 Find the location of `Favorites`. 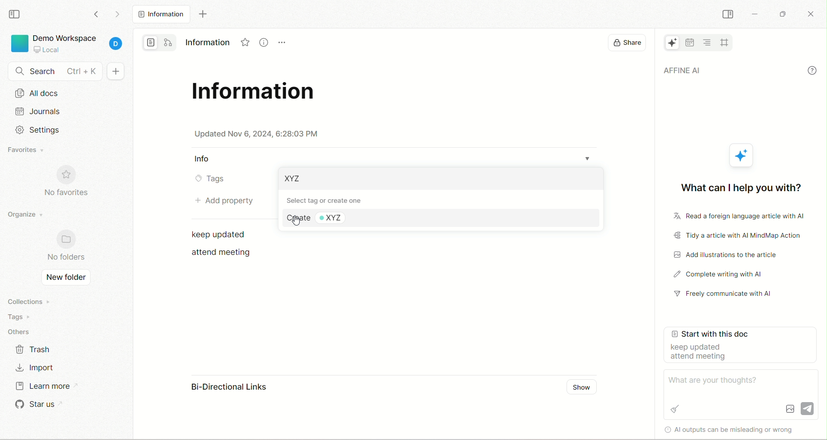

Favorites is located at coordinates (245, 44).